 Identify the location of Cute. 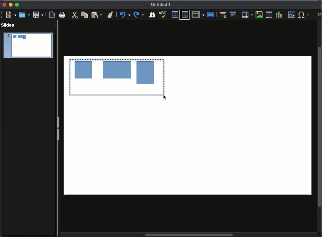
(75, 16).